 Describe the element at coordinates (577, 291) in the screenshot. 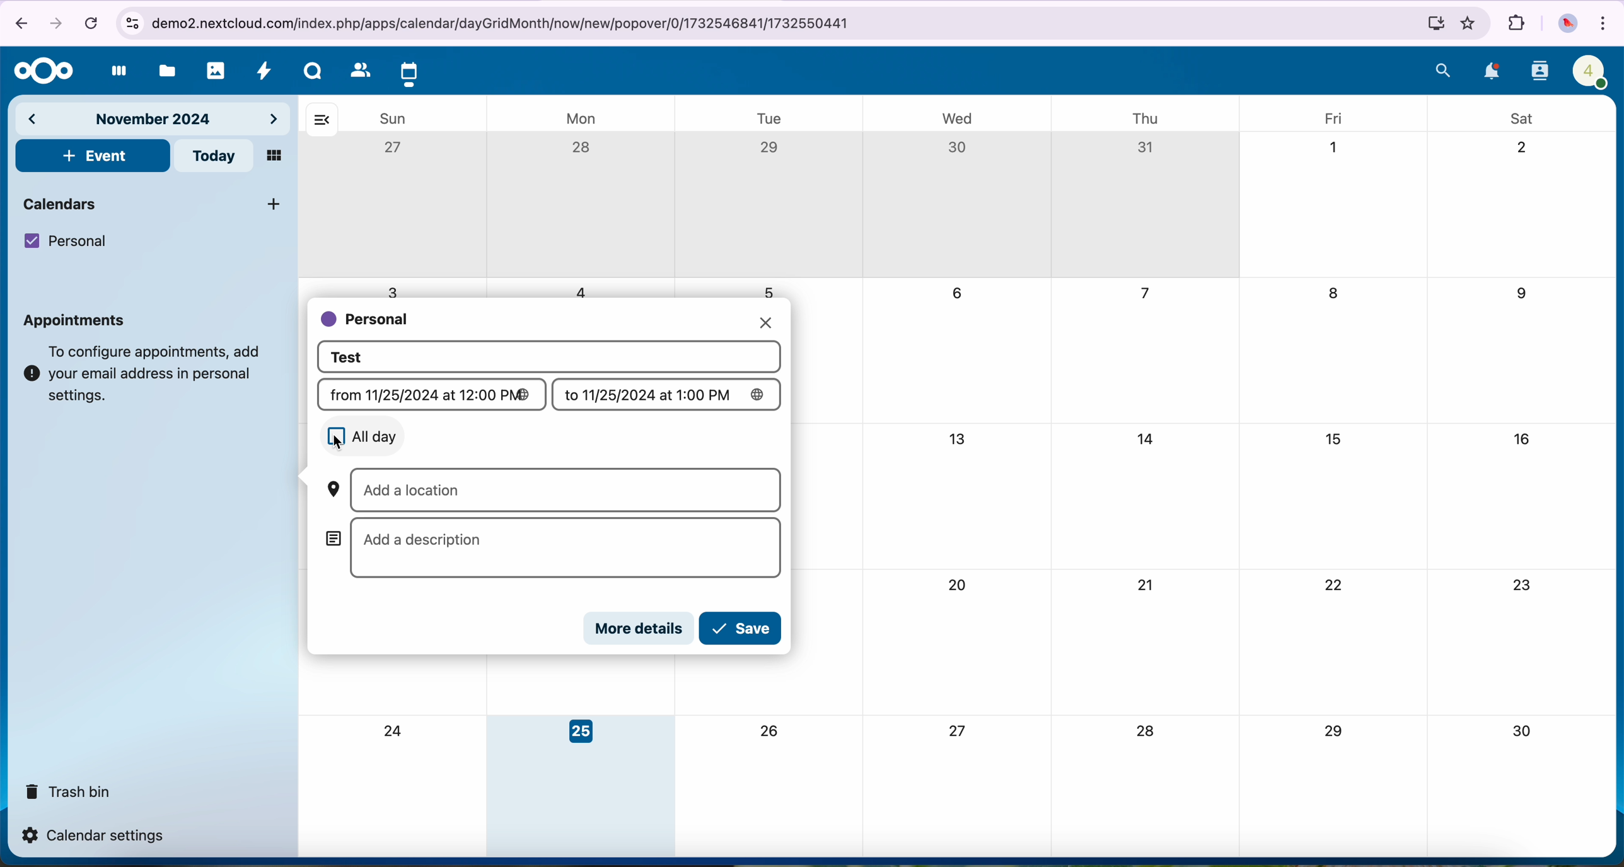

I see `4` at that location.